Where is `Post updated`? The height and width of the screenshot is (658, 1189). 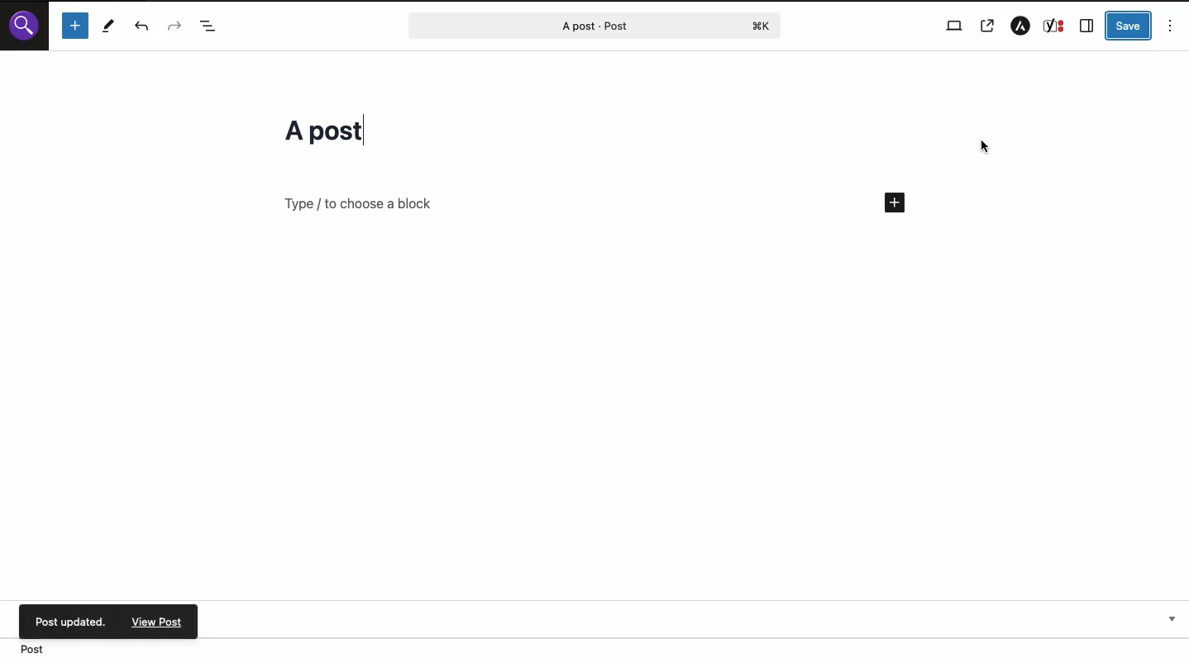
Post updated is located at coordinates (69, 622).